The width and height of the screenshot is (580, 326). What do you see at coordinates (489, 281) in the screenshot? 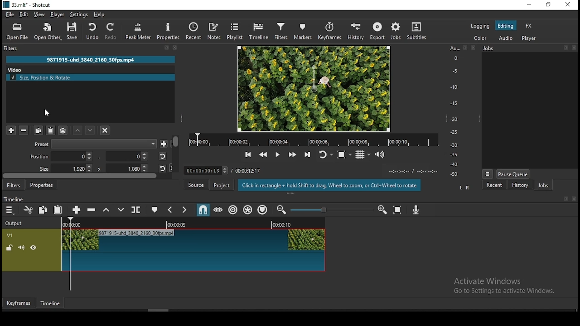
I see `Activate Windows` at bounding box center [489, 281].